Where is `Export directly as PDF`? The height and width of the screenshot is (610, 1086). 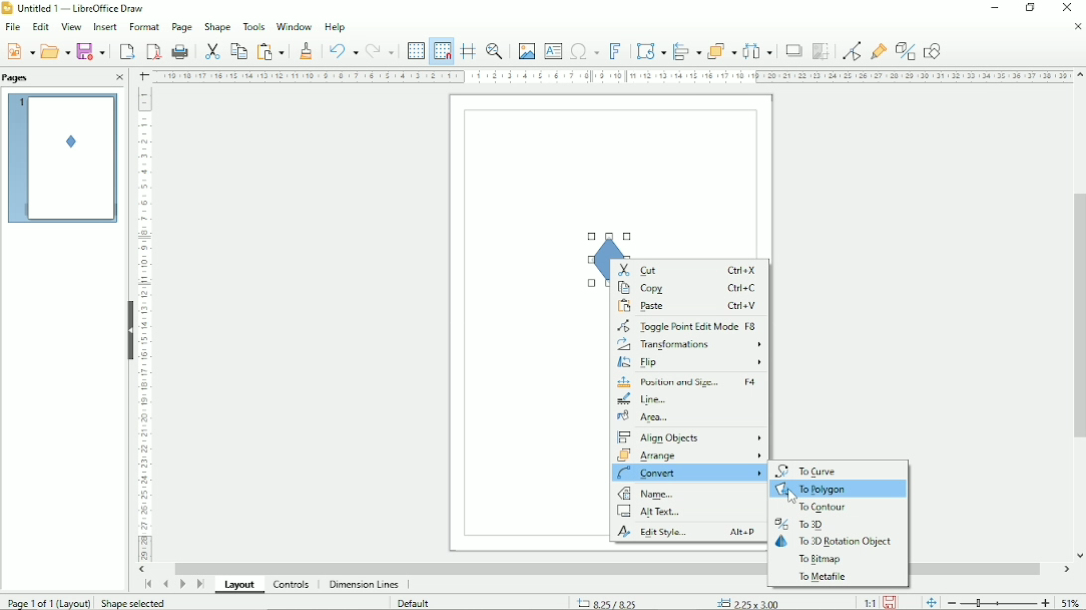
Export directly as PDF is located at coordinates (151, 50).